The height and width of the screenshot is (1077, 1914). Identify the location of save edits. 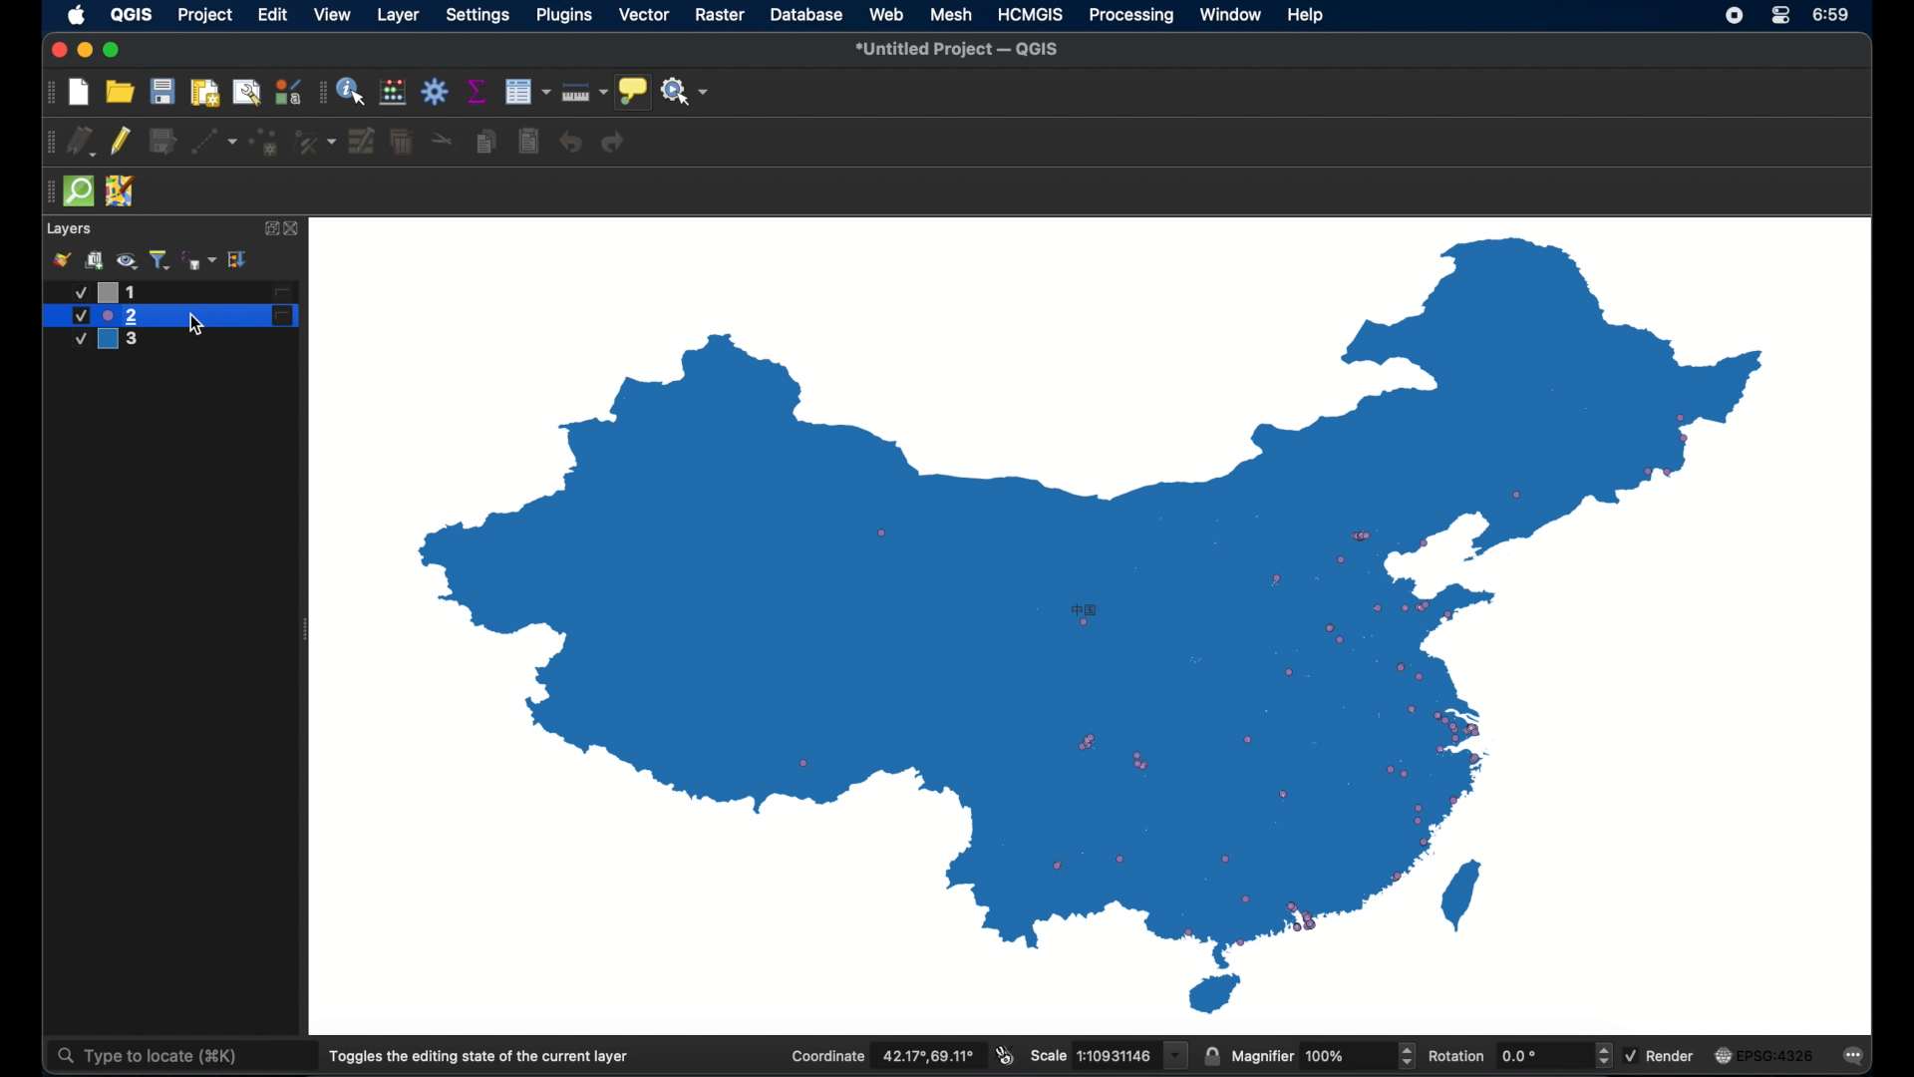
(162, 141).